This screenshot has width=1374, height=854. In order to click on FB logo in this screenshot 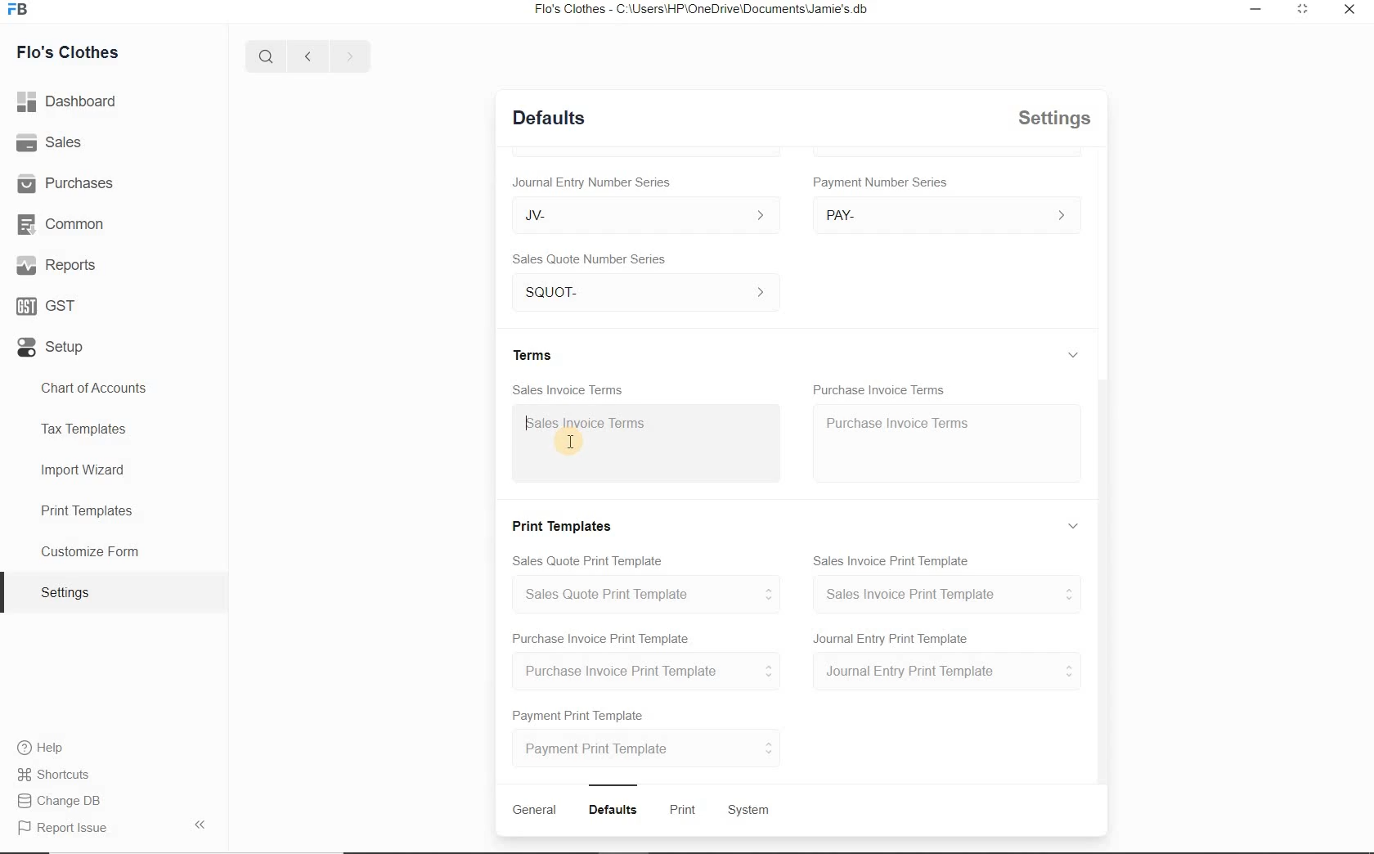, I will do `click(23, 10)`.